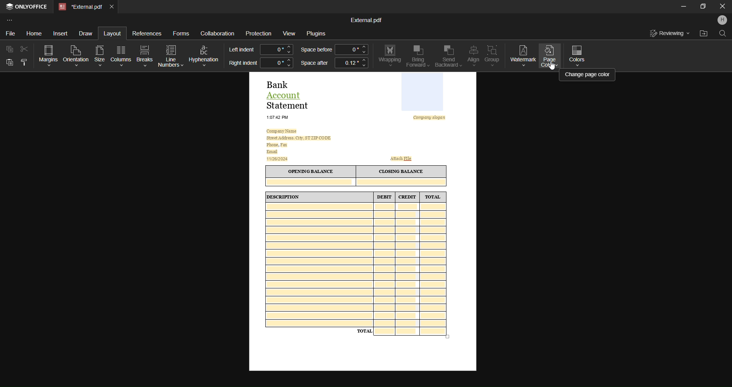 The width and height of the screenshot is (732, 387). Describe the element at coordinates (366, 19) in the screenshot. I see `External.pdf(File Name)` at that location.